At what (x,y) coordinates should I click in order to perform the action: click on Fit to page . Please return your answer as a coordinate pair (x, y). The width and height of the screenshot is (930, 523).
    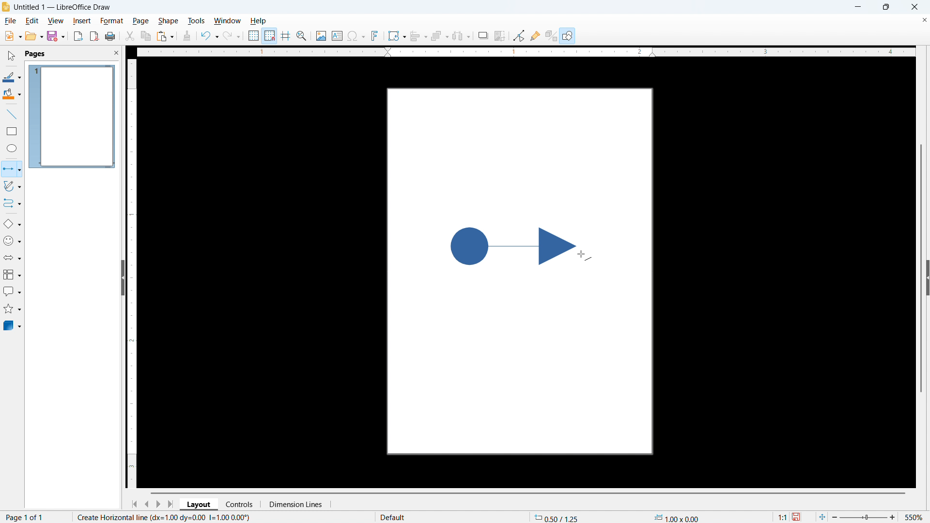
    Looking at the image, I should click on (821, 517).